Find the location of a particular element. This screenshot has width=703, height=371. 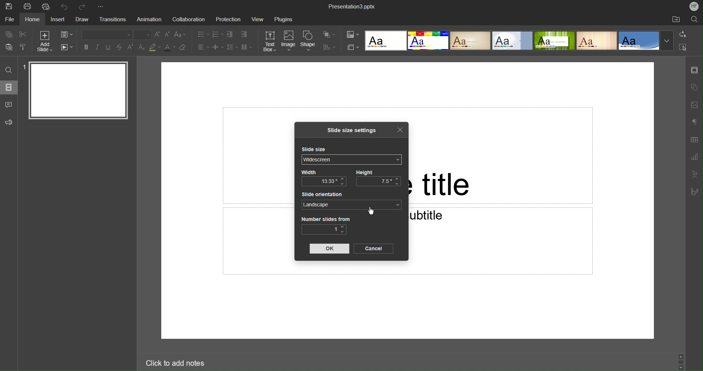

Strikethrough is located at coordinates (120, 48).